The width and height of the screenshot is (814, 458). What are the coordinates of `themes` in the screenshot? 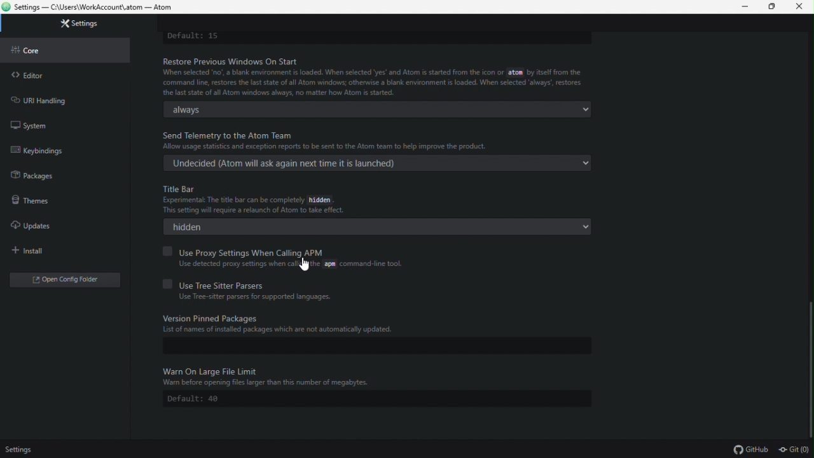 It's located at (64, 198).